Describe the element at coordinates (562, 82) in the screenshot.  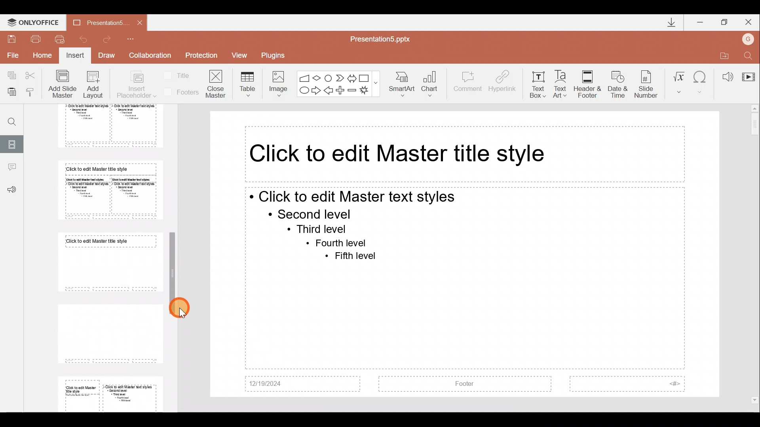
I see `Text Art` at that location.